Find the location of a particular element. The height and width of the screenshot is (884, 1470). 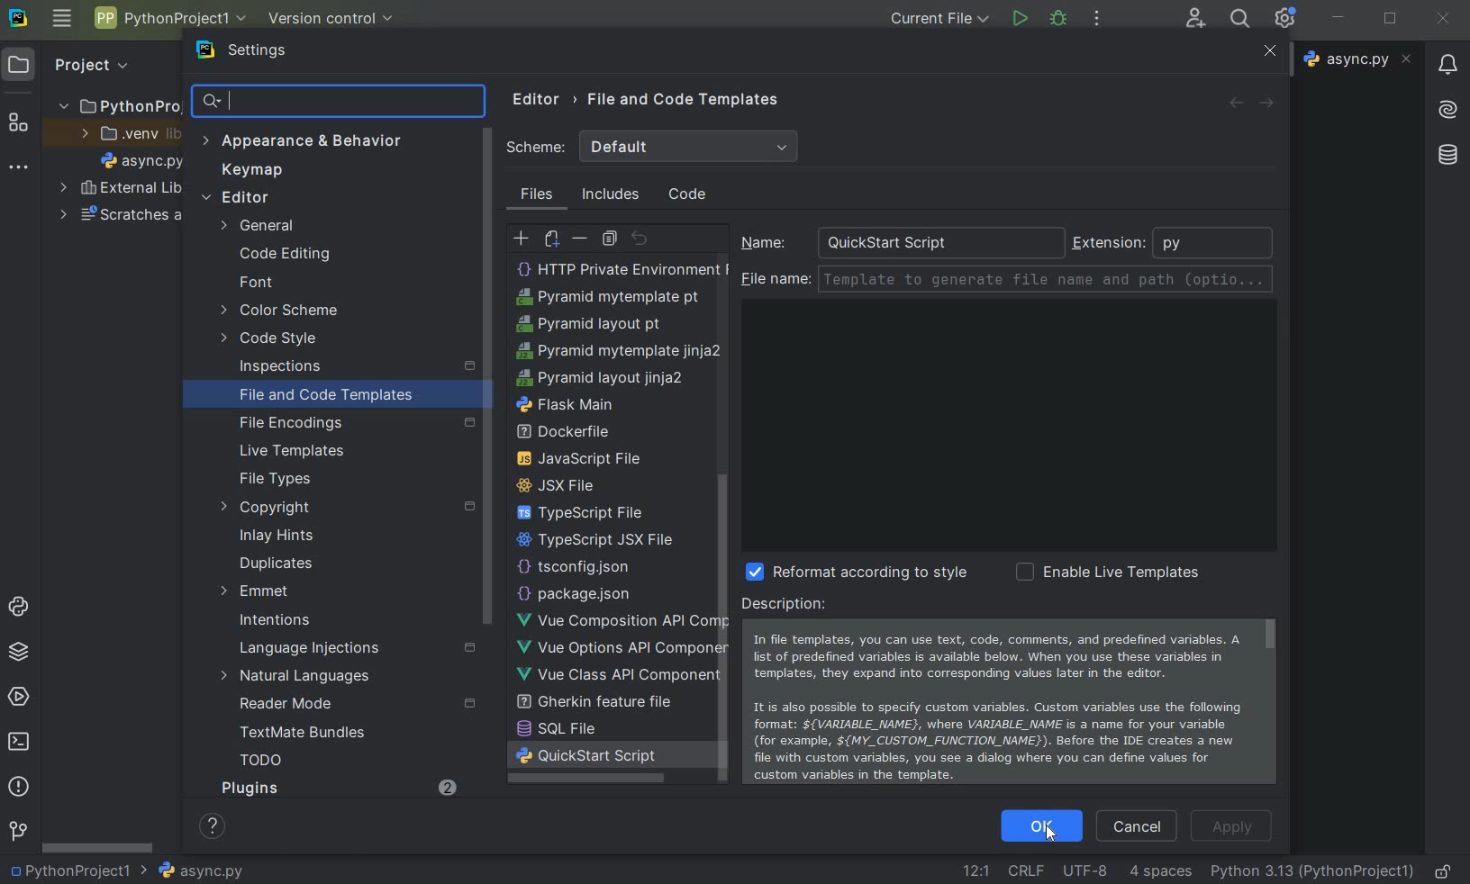

forward is located at coordinates (1266, 98).